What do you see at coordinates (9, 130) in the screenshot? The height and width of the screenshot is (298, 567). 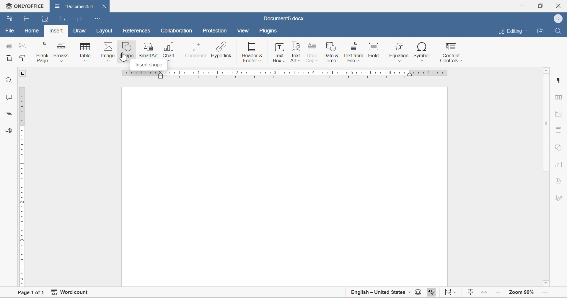 I see `feedback and support` at bounding box center [9, 130].